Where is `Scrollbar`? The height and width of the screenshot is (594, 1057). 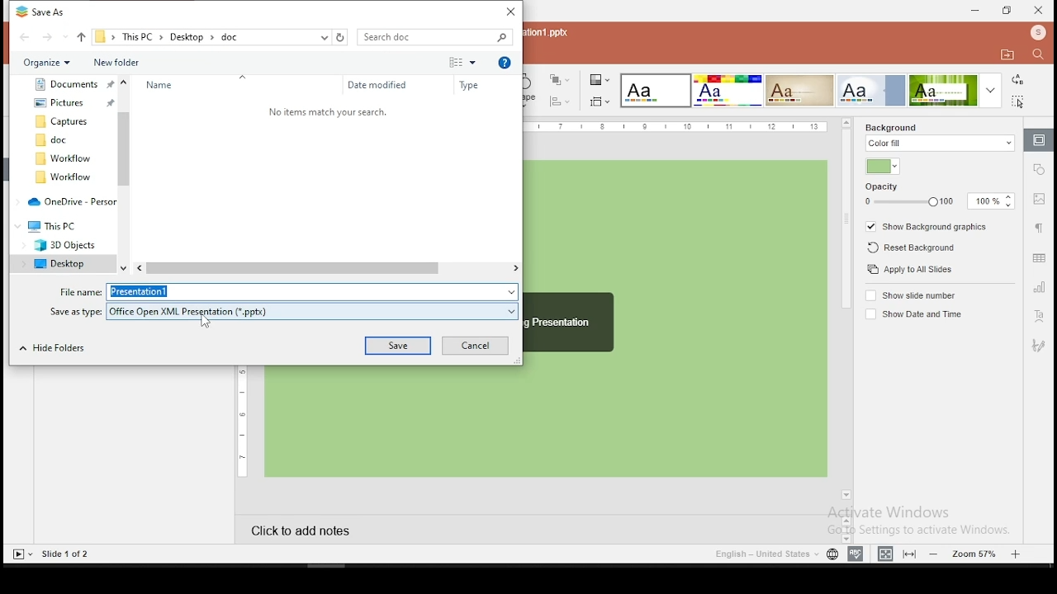
Scrollbar is located at coordinates (844, 526).